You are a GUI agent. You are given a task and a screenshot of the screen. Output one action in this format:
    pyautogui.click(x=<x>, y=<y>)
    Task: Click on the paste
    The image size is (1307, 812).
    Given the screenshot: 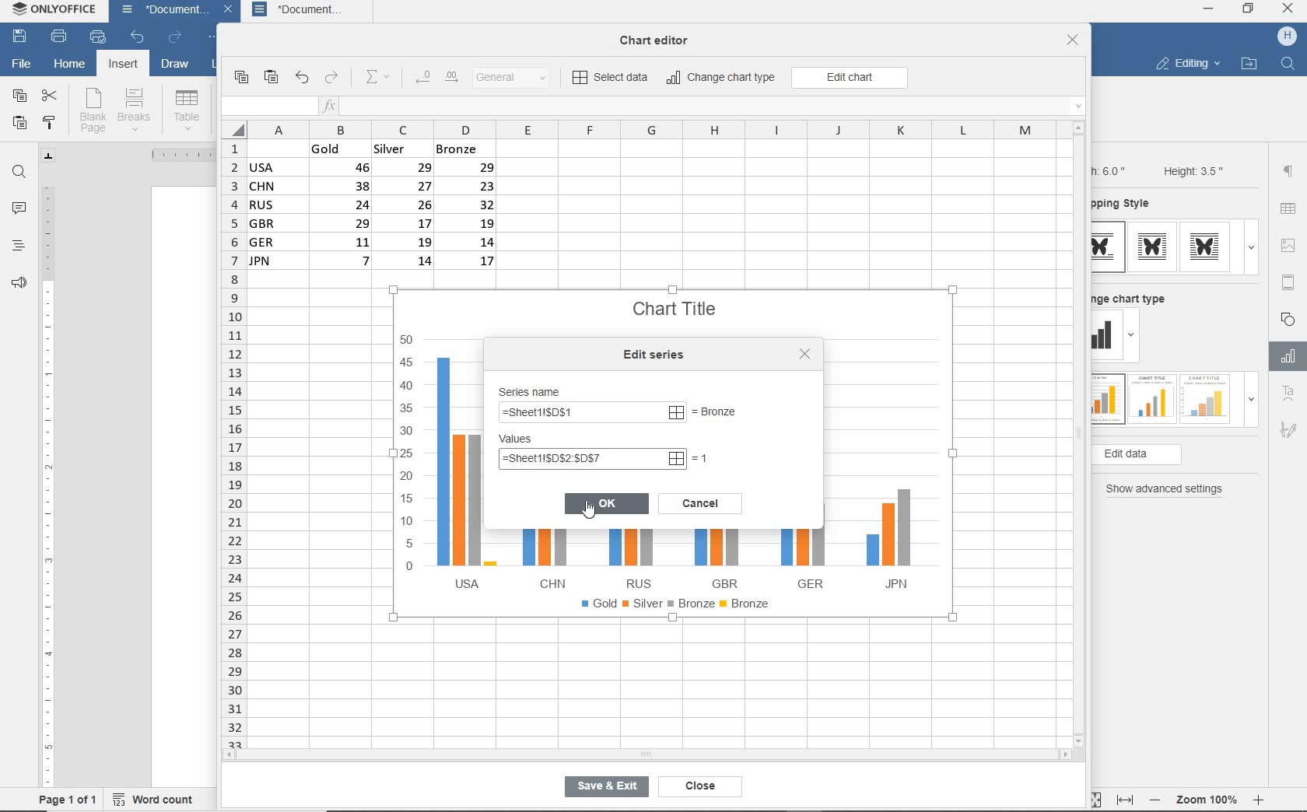 What is the action you would take?
    pyautogui.click(x=272, y=78)
    